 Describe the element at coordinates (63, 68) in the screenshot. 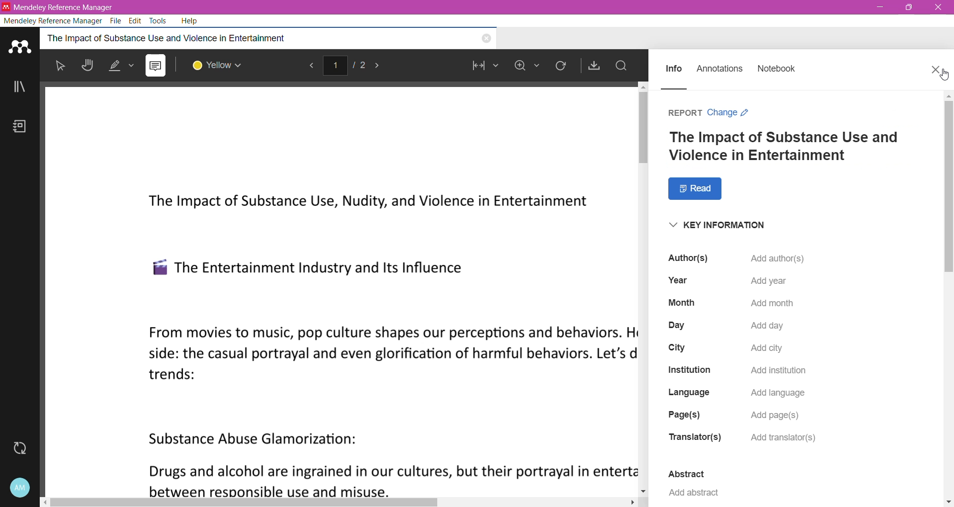

I see `Pointer Mode` at that location.